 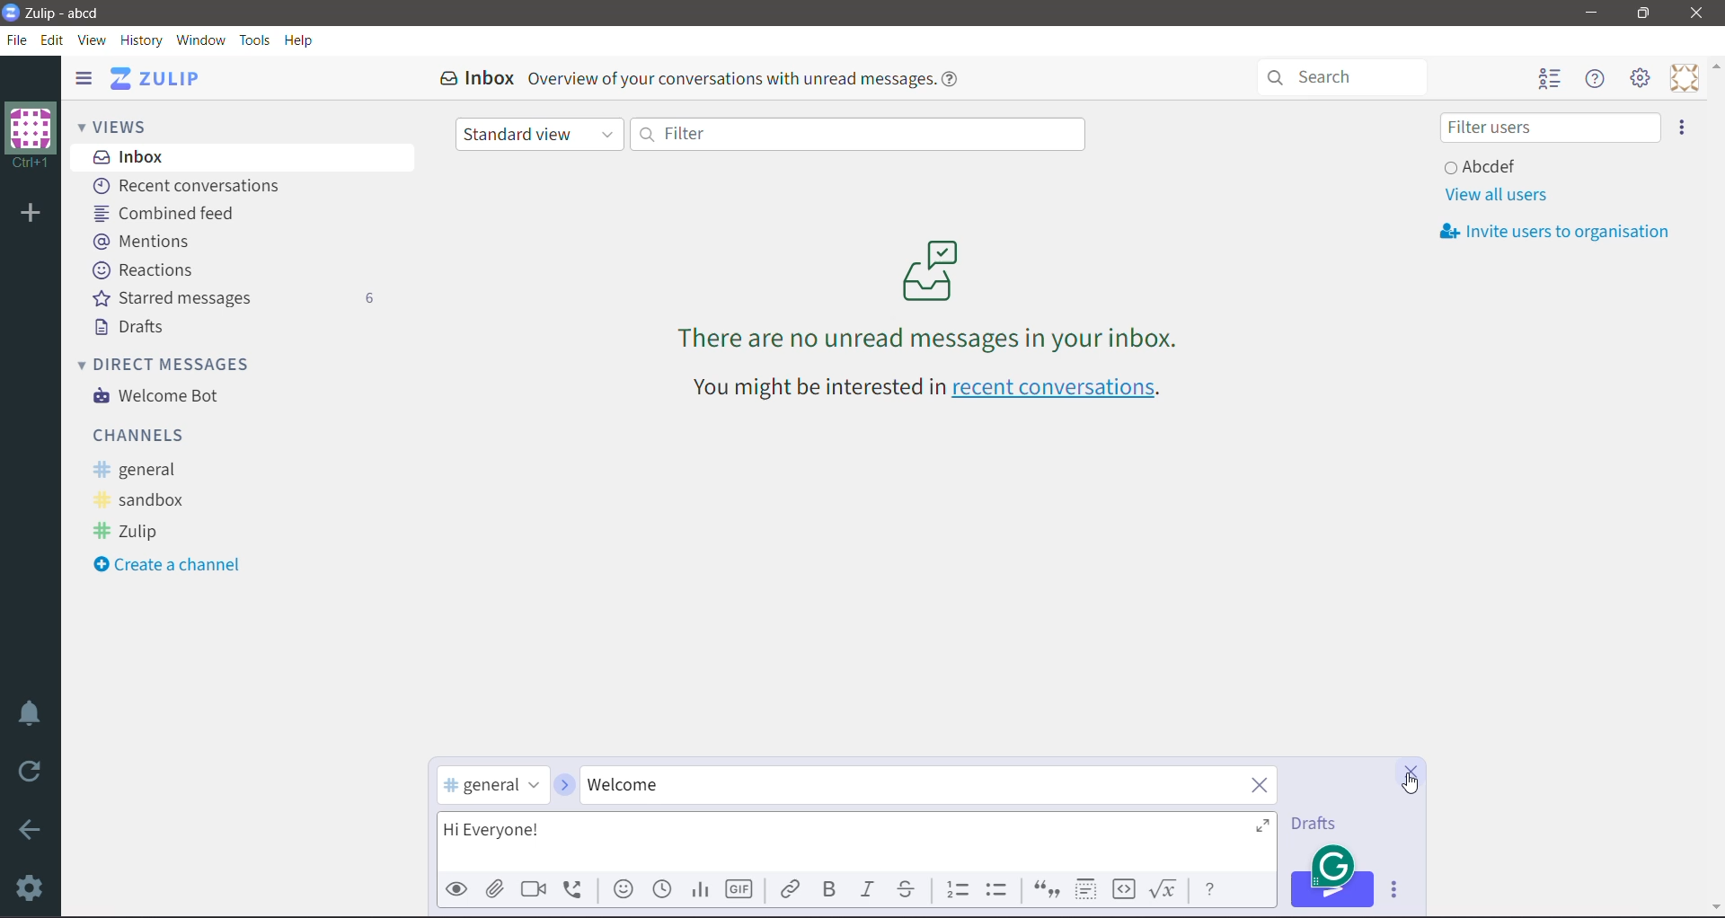 What do you see at coordinates (17, 40) in the screenshot?
I see `File` at bounding box center [17, 40].